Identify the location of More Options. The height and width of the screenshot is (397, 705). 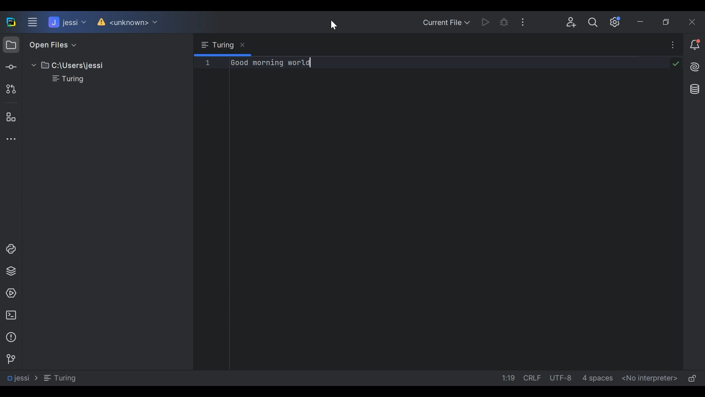
(525, 21).